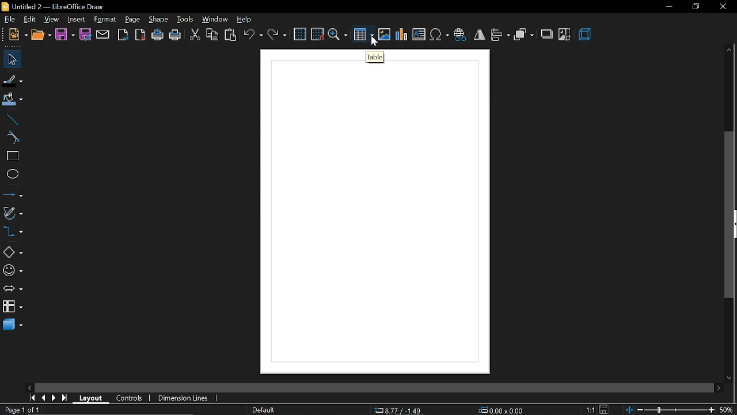 Image resolution: width=737 pixels, height=415 pixels. Describe the element at coordinates (66, 397) in the screenshot. I see `go to last page` at that location.